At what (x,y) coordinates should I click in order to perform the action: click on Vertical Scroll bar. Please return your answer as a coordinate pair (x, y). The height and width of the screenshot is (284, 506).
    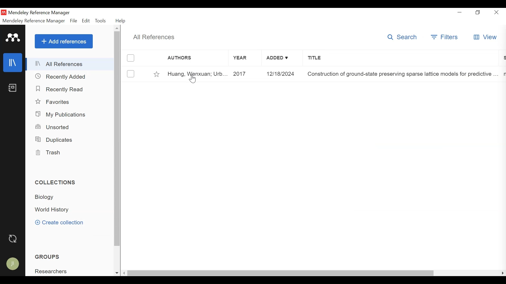
    Looking at the image, I should click on (118, 140).